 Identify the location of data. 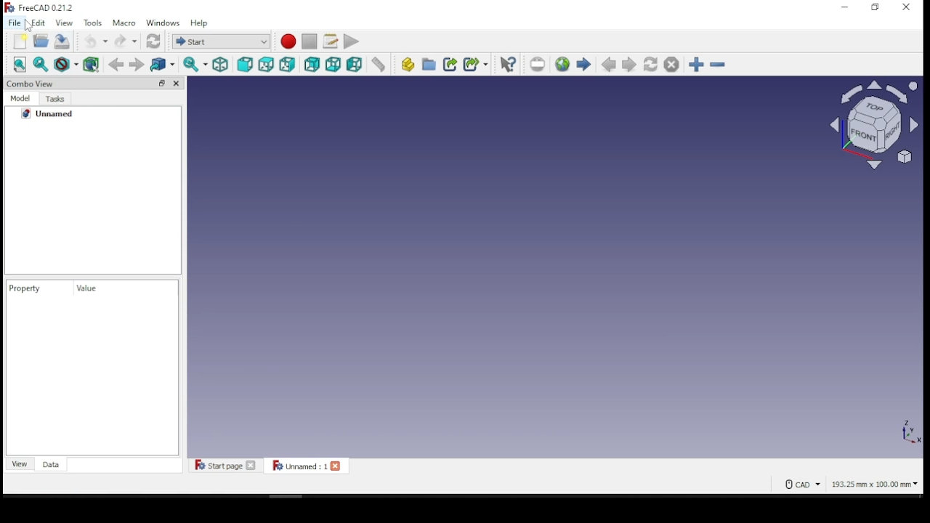
(50, 464).